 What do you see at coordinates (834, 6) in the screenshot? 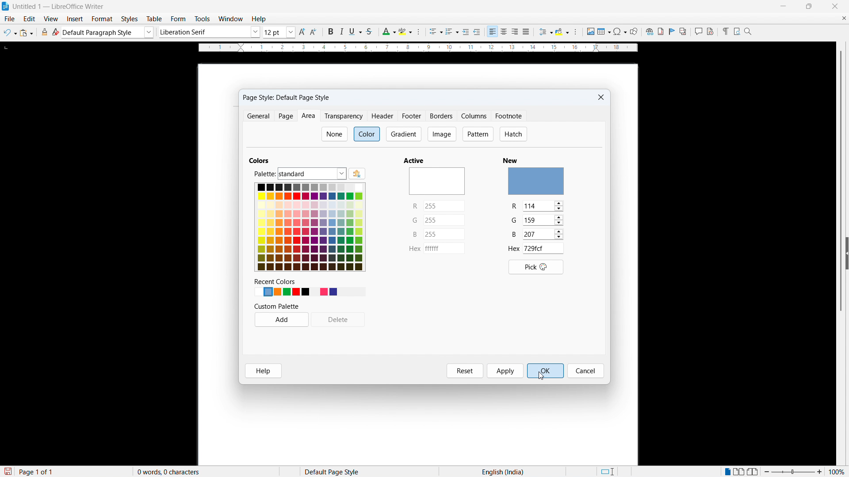
I see `Close ` at bounding box center [834, 6].